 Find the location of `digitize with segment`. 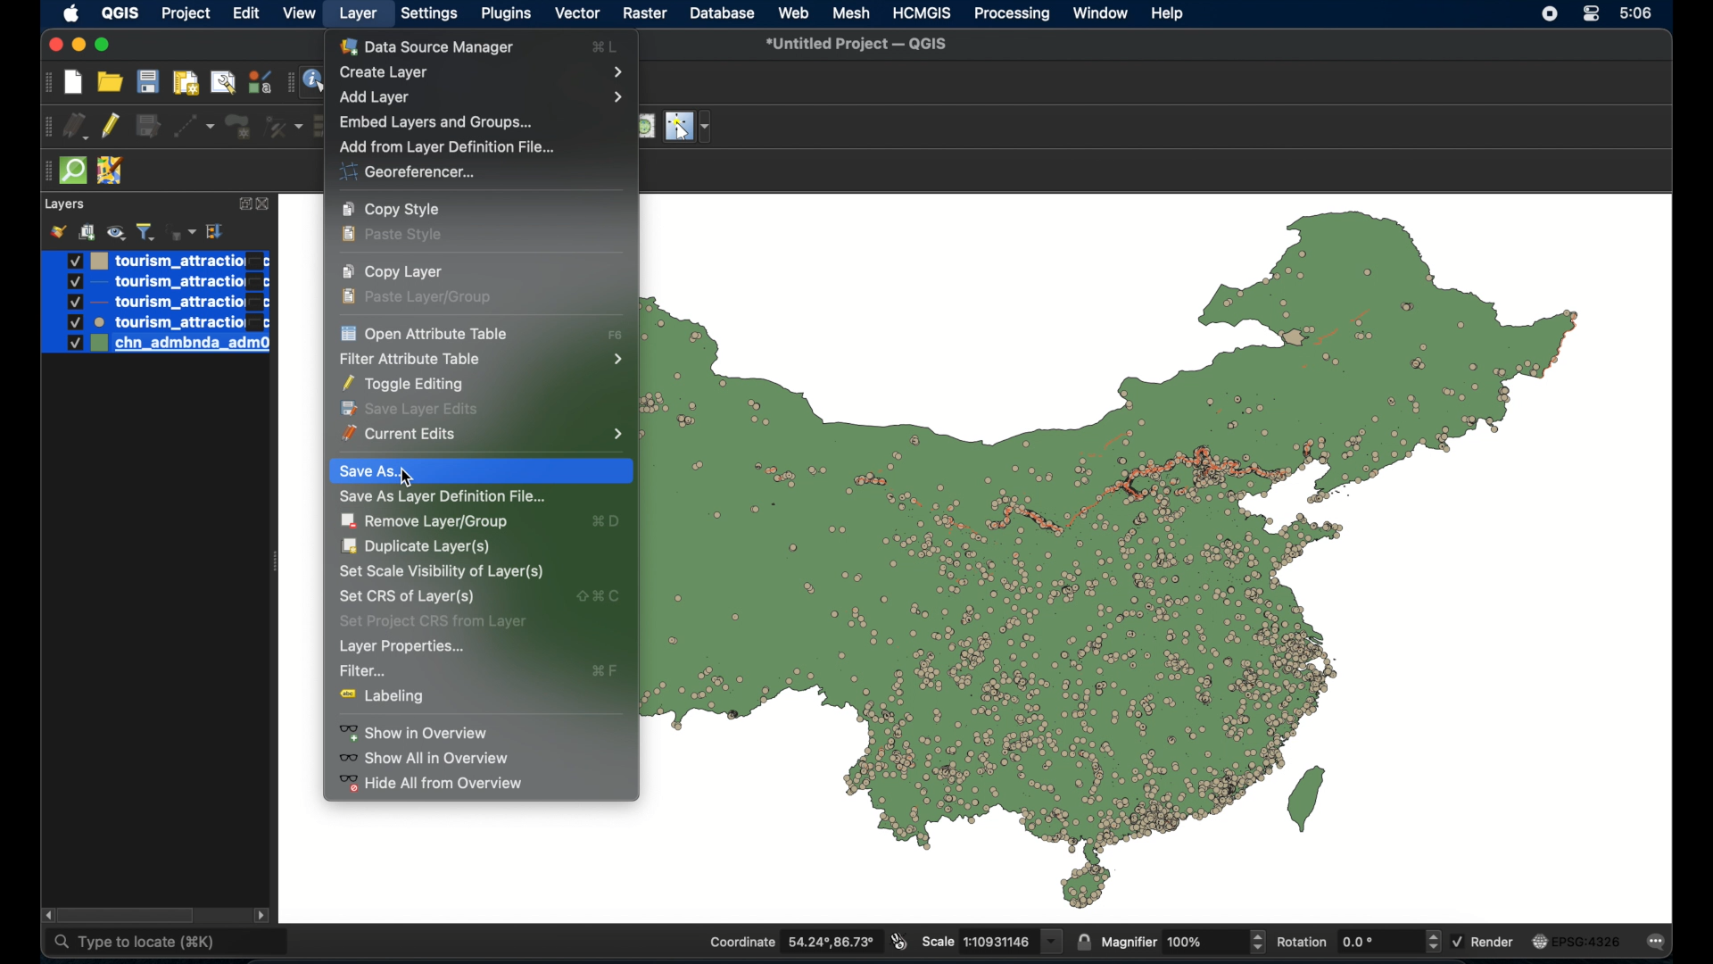

digitize with segment is located at coordinates (194, 127).